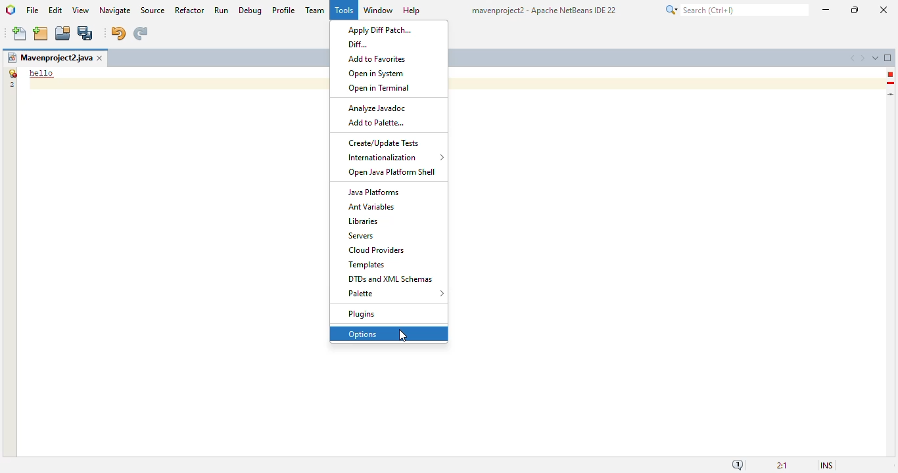 This screenshot has width=898, height=473. I want to click on debug, so click(251, 11).